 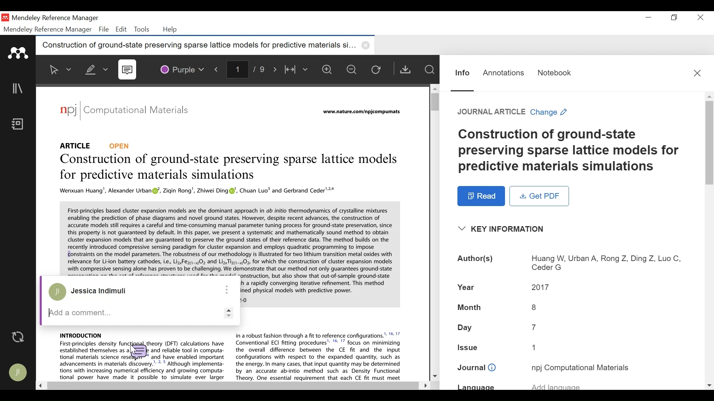 What do you see at coordinates (554, 72) in the screenshot?
I see `Notebook` at bounding box center [554, 72].